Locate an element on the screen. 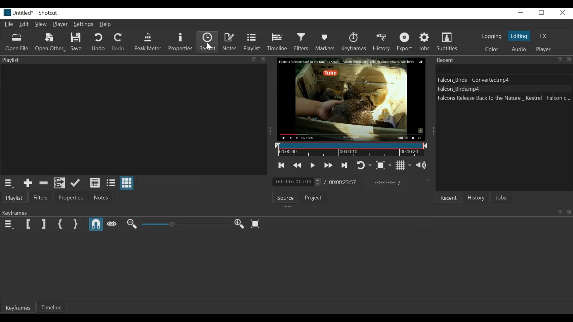 This screenshot has height=322, width=573. Add to the playlist is located at coordinates (28, 183).